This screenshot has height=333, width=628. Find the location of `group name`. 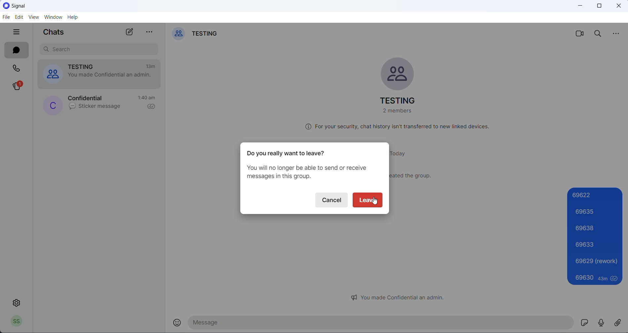

group name is located at coordinates (86, 67).